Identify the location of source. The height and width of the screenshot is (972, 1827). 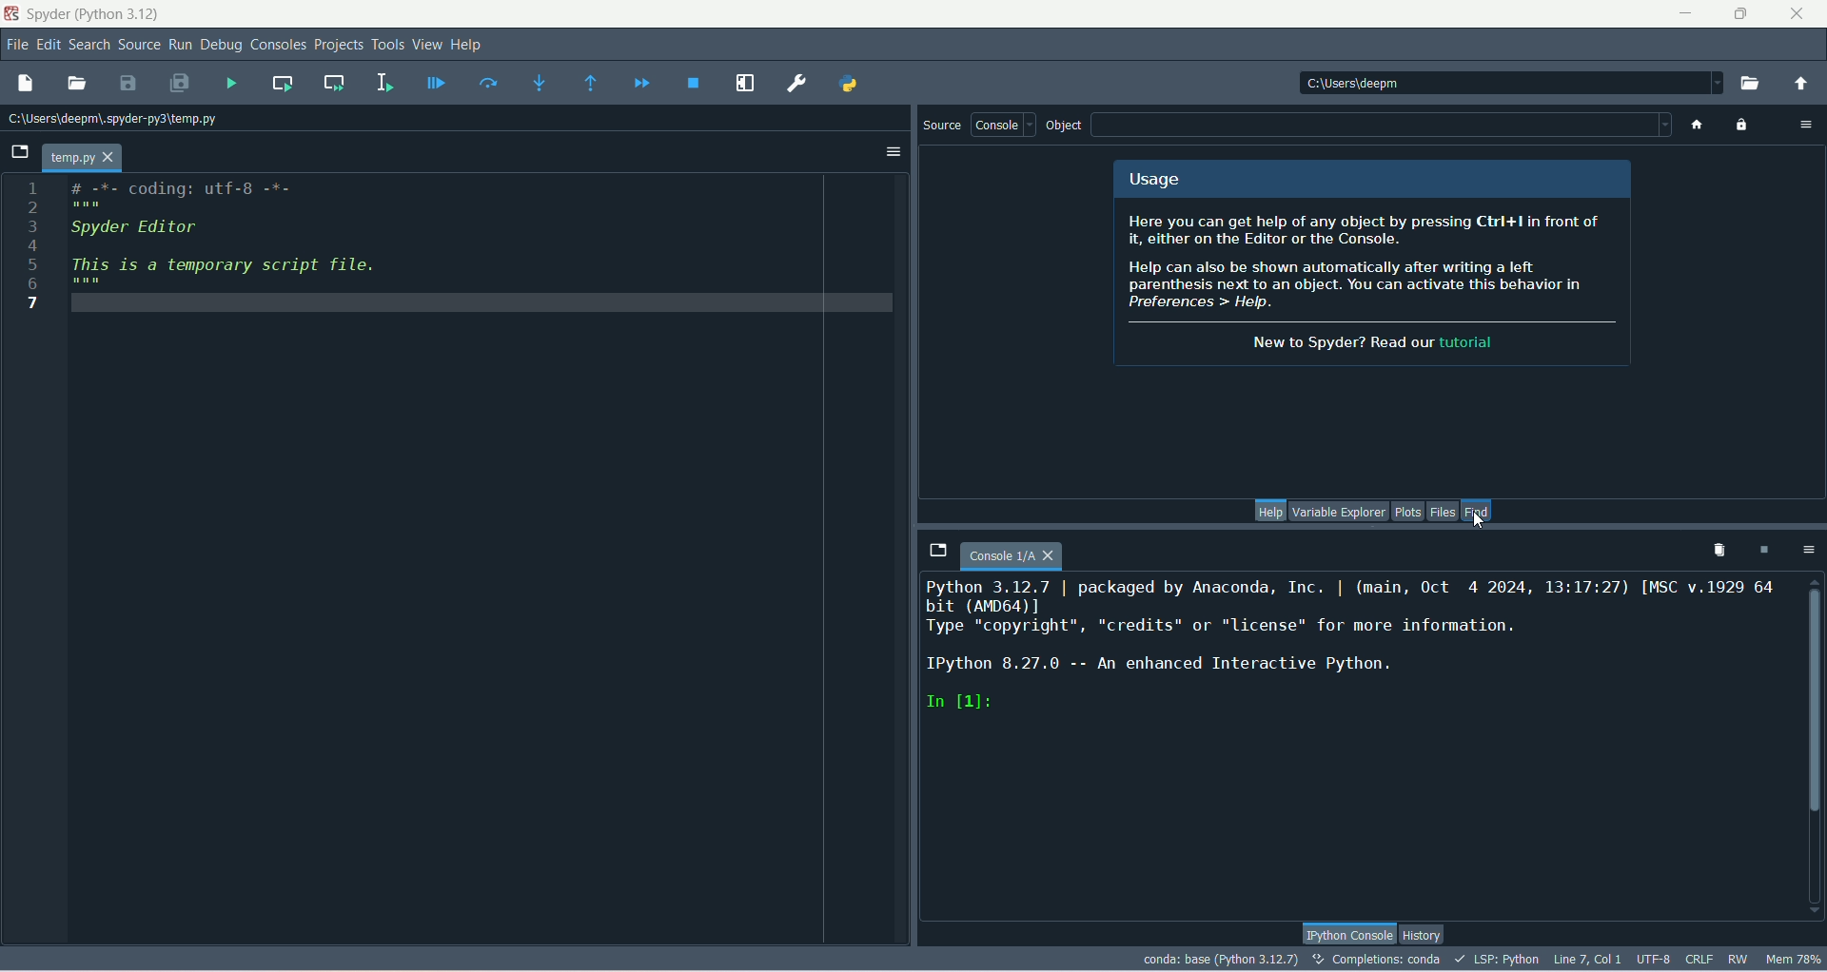
(141, 46).